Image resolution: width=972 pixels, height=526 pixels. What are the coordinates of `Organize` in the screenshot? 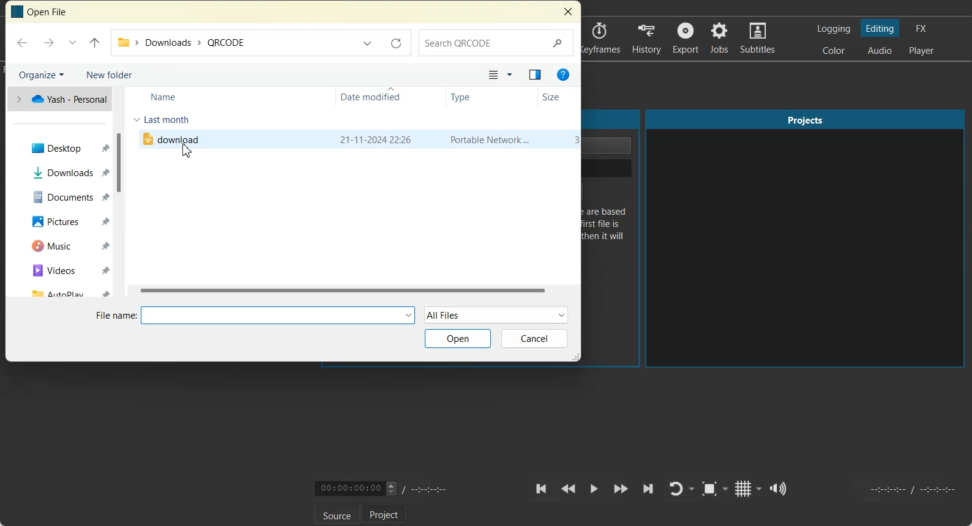 It's located at (40, 73).